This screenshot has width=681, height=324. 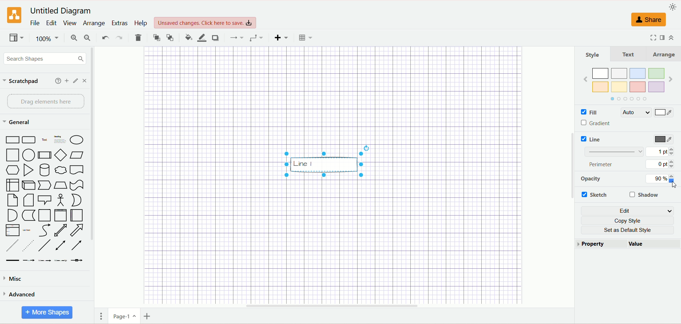 I want to click on general, so click(x=17, y=122).